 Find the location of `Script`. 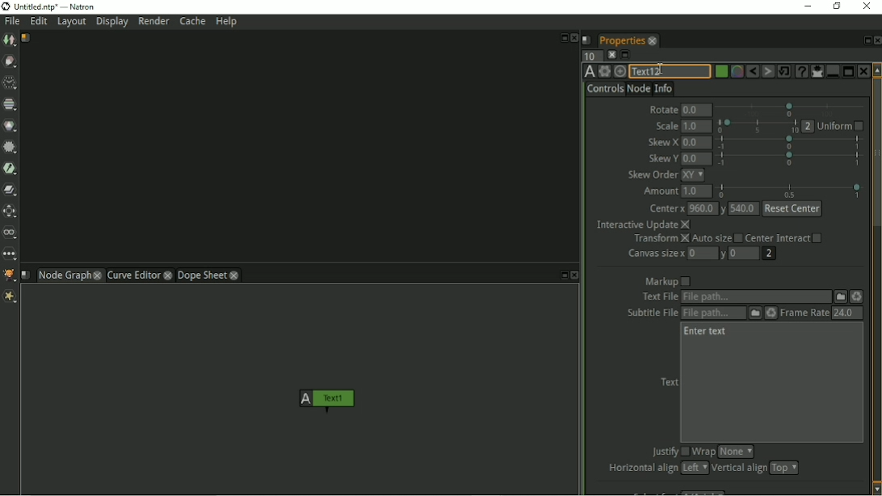

Script is located at coordinates (587, 40).